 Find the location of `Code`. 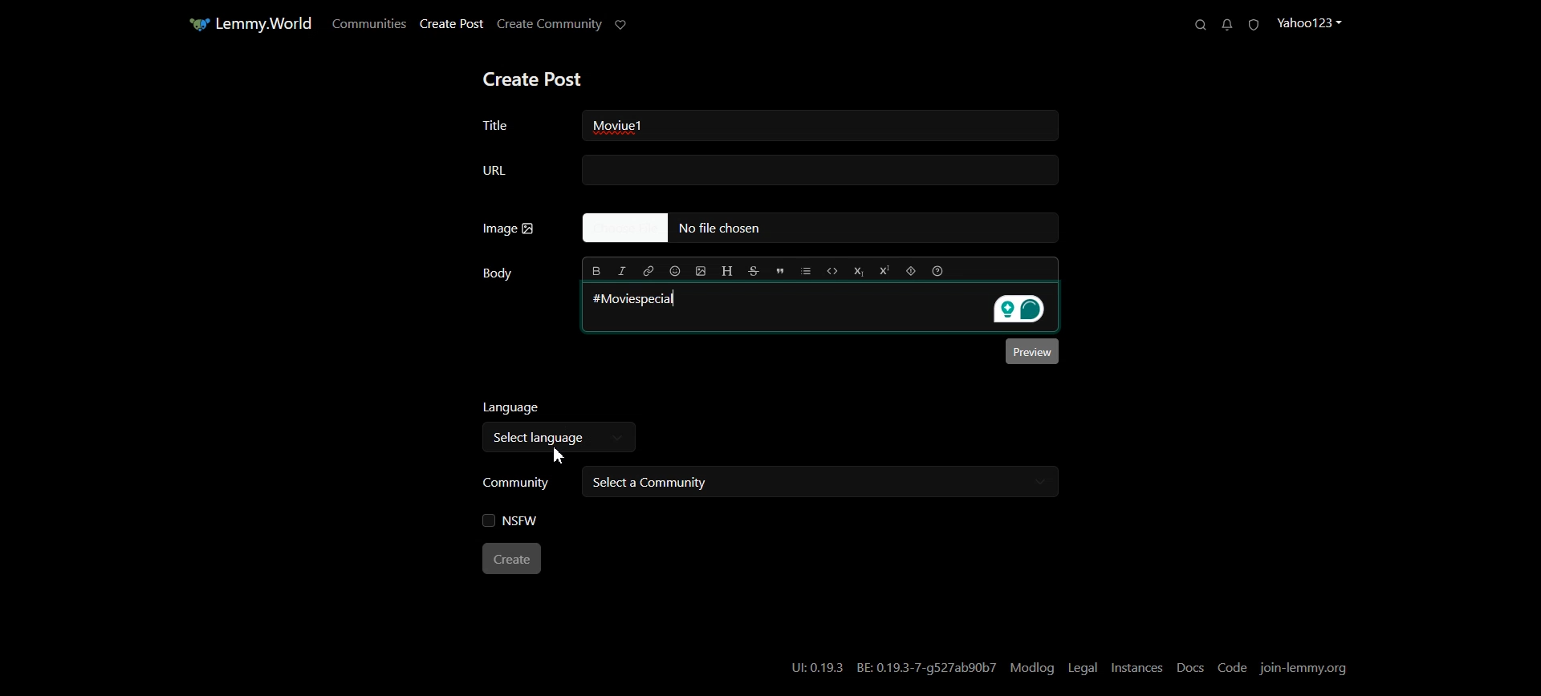

Code is located at coordinates (1234, 667).